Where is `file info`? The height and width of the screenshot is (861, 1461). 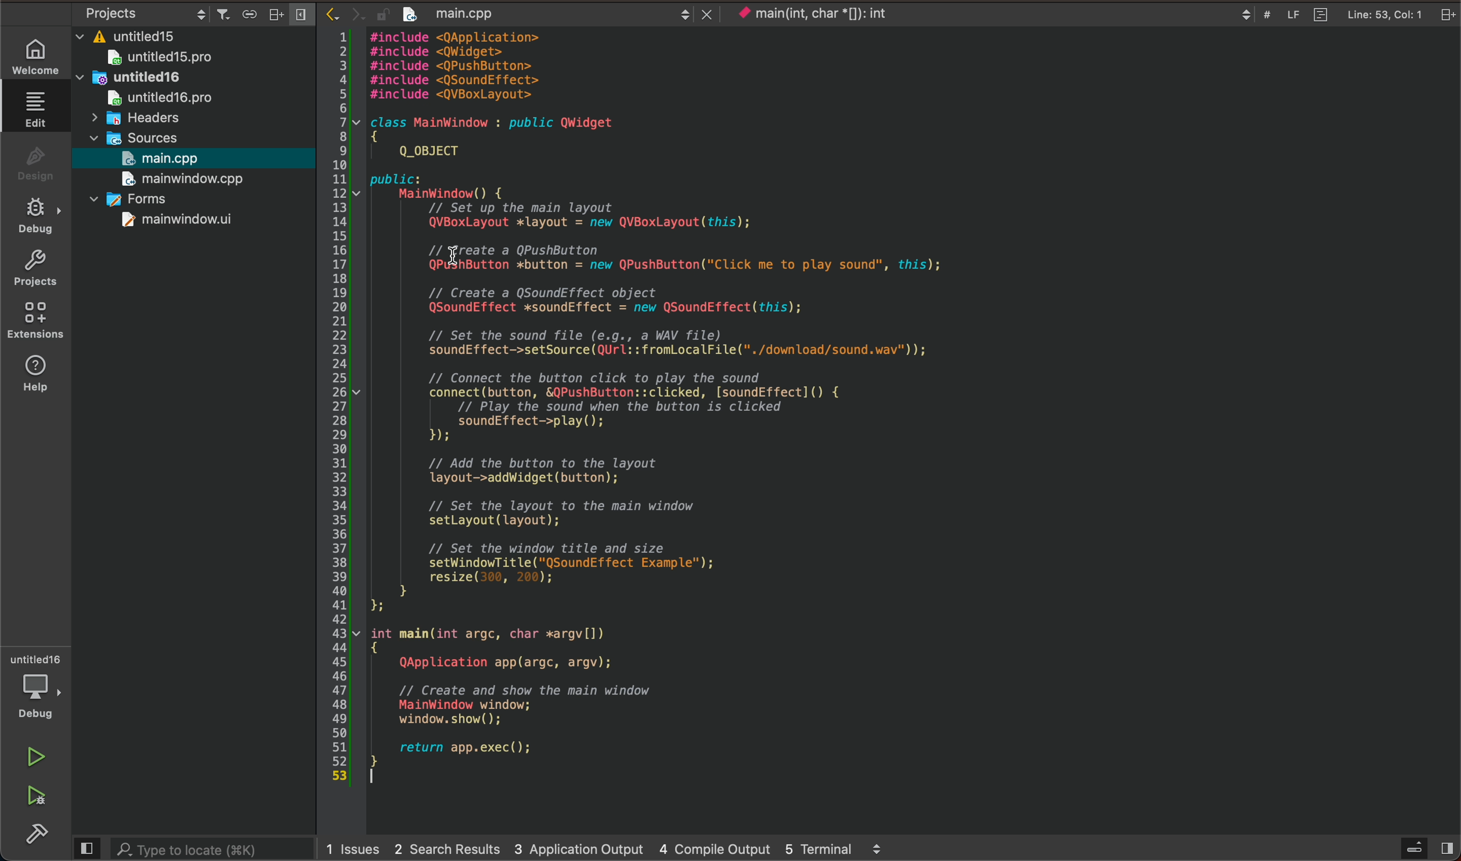
file info is located at coordinates (1327, 16).